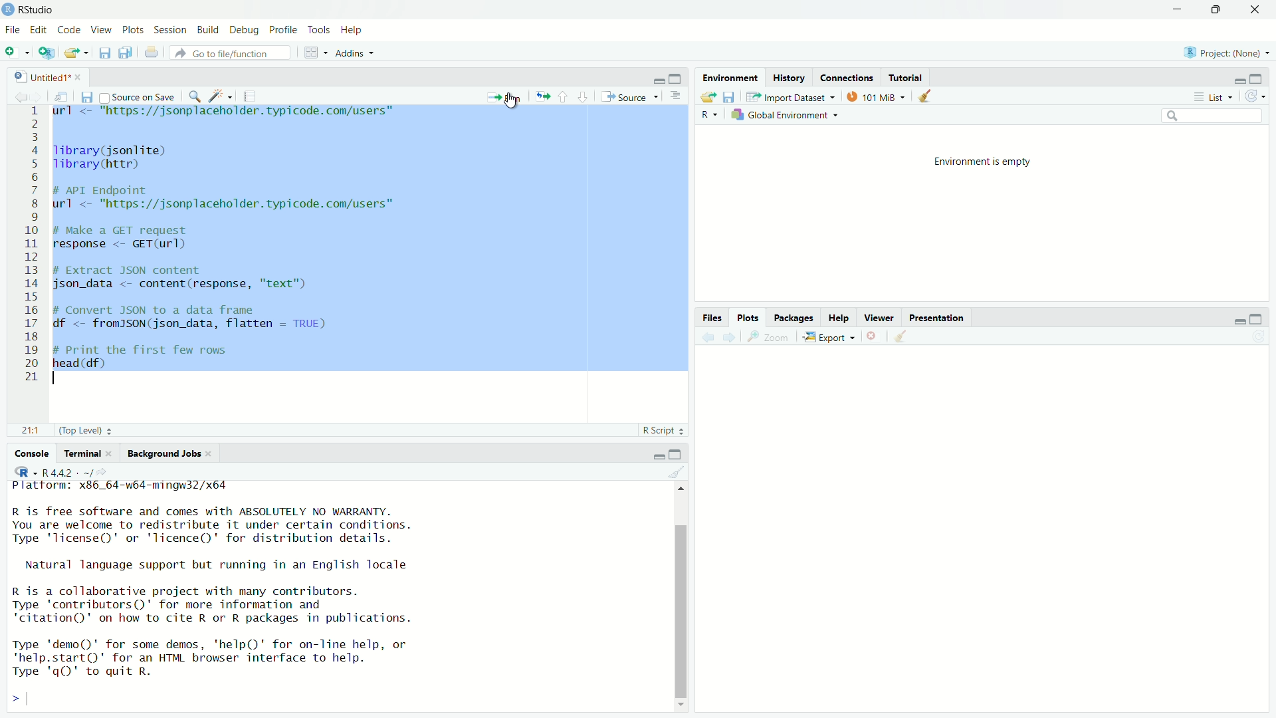  Describe the element at coordinates (683, 597) in the screenshot. I see `Scroll` at that location.